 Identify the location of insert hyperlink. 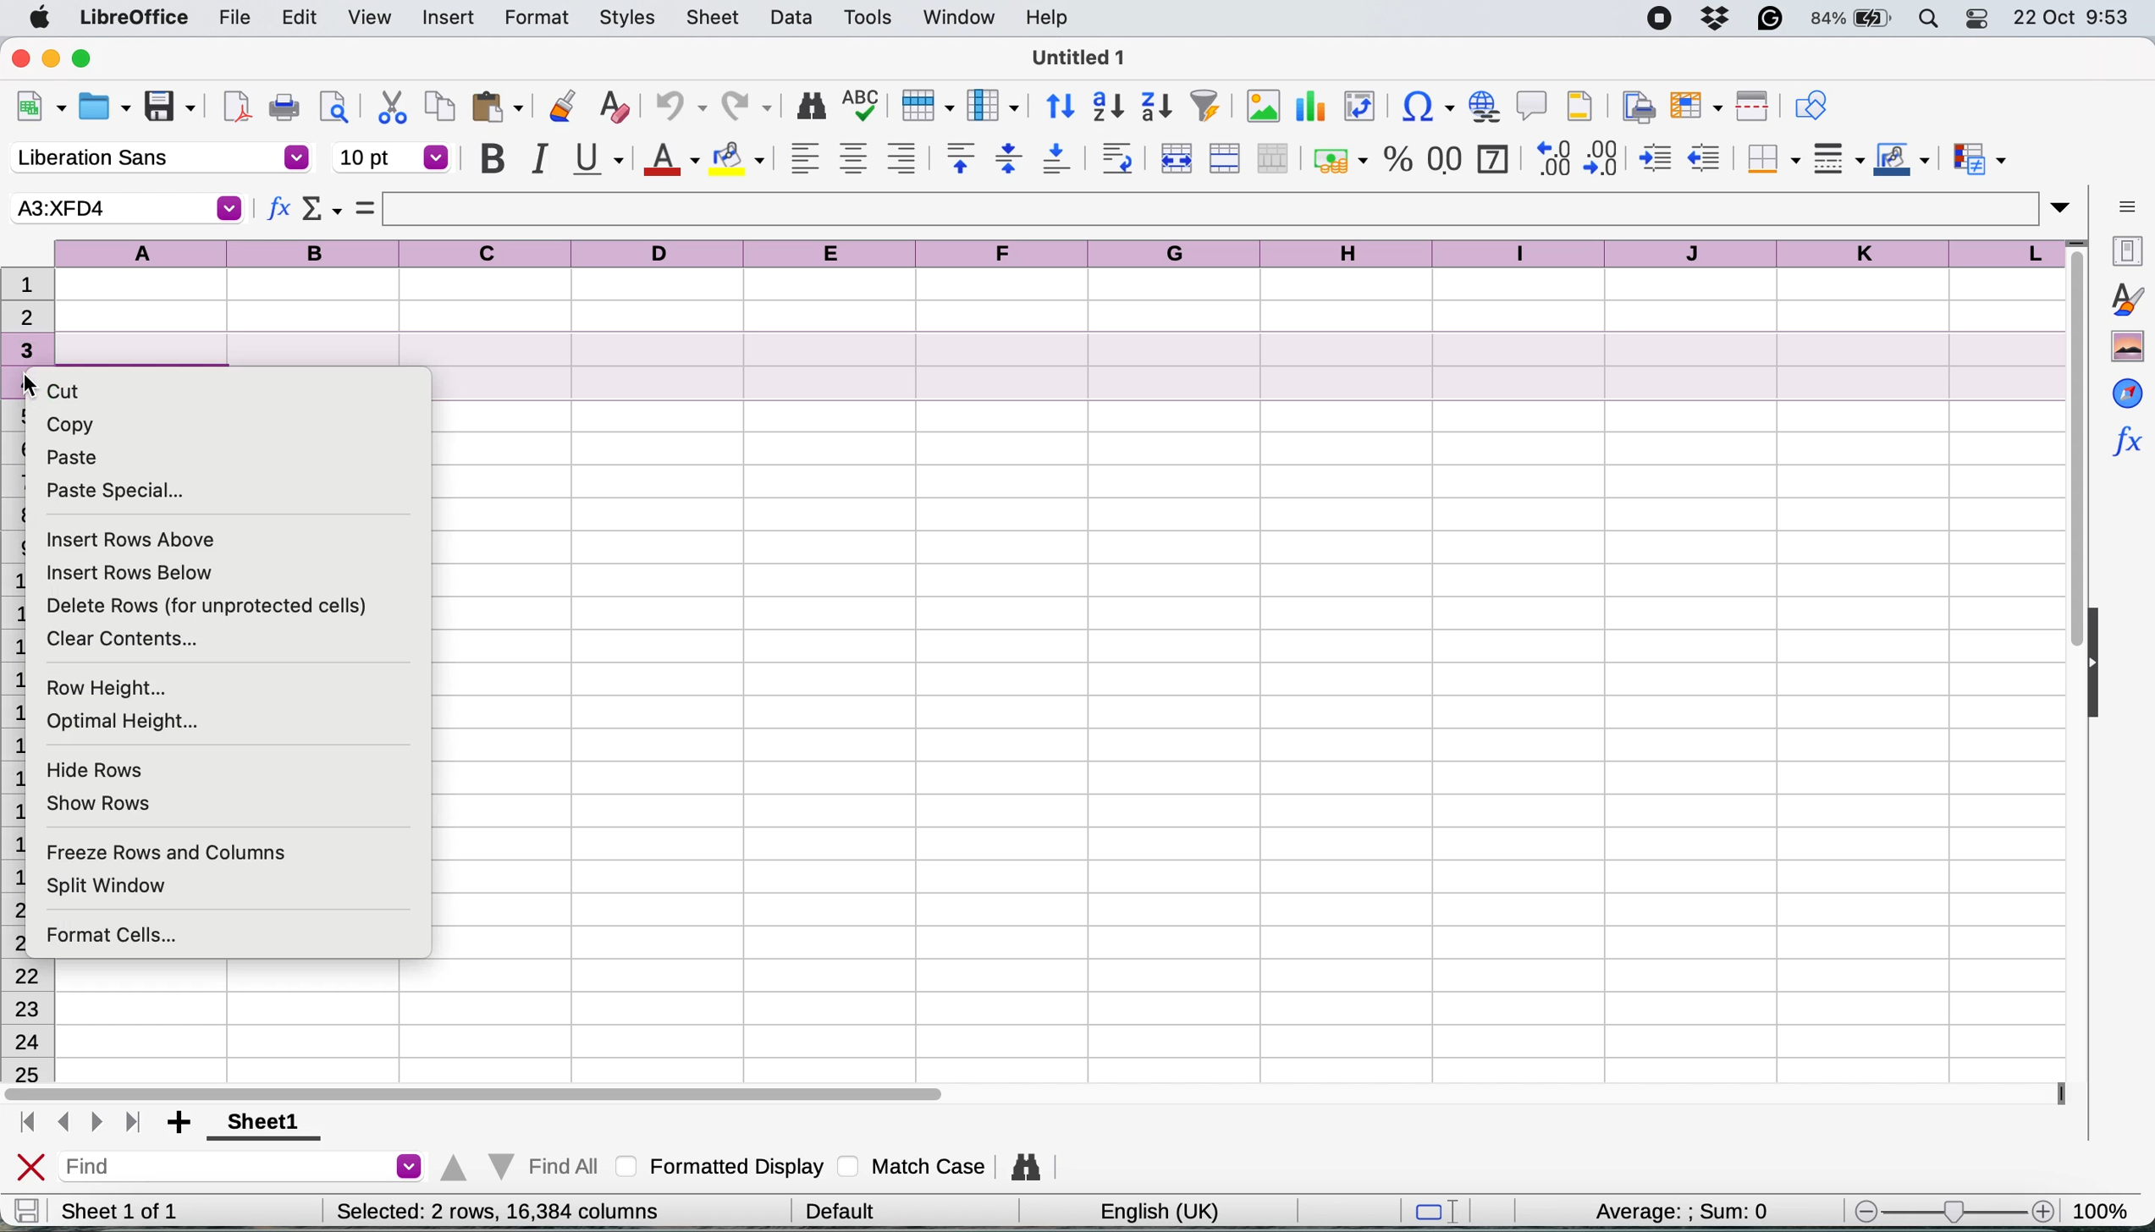
(1482, 105).